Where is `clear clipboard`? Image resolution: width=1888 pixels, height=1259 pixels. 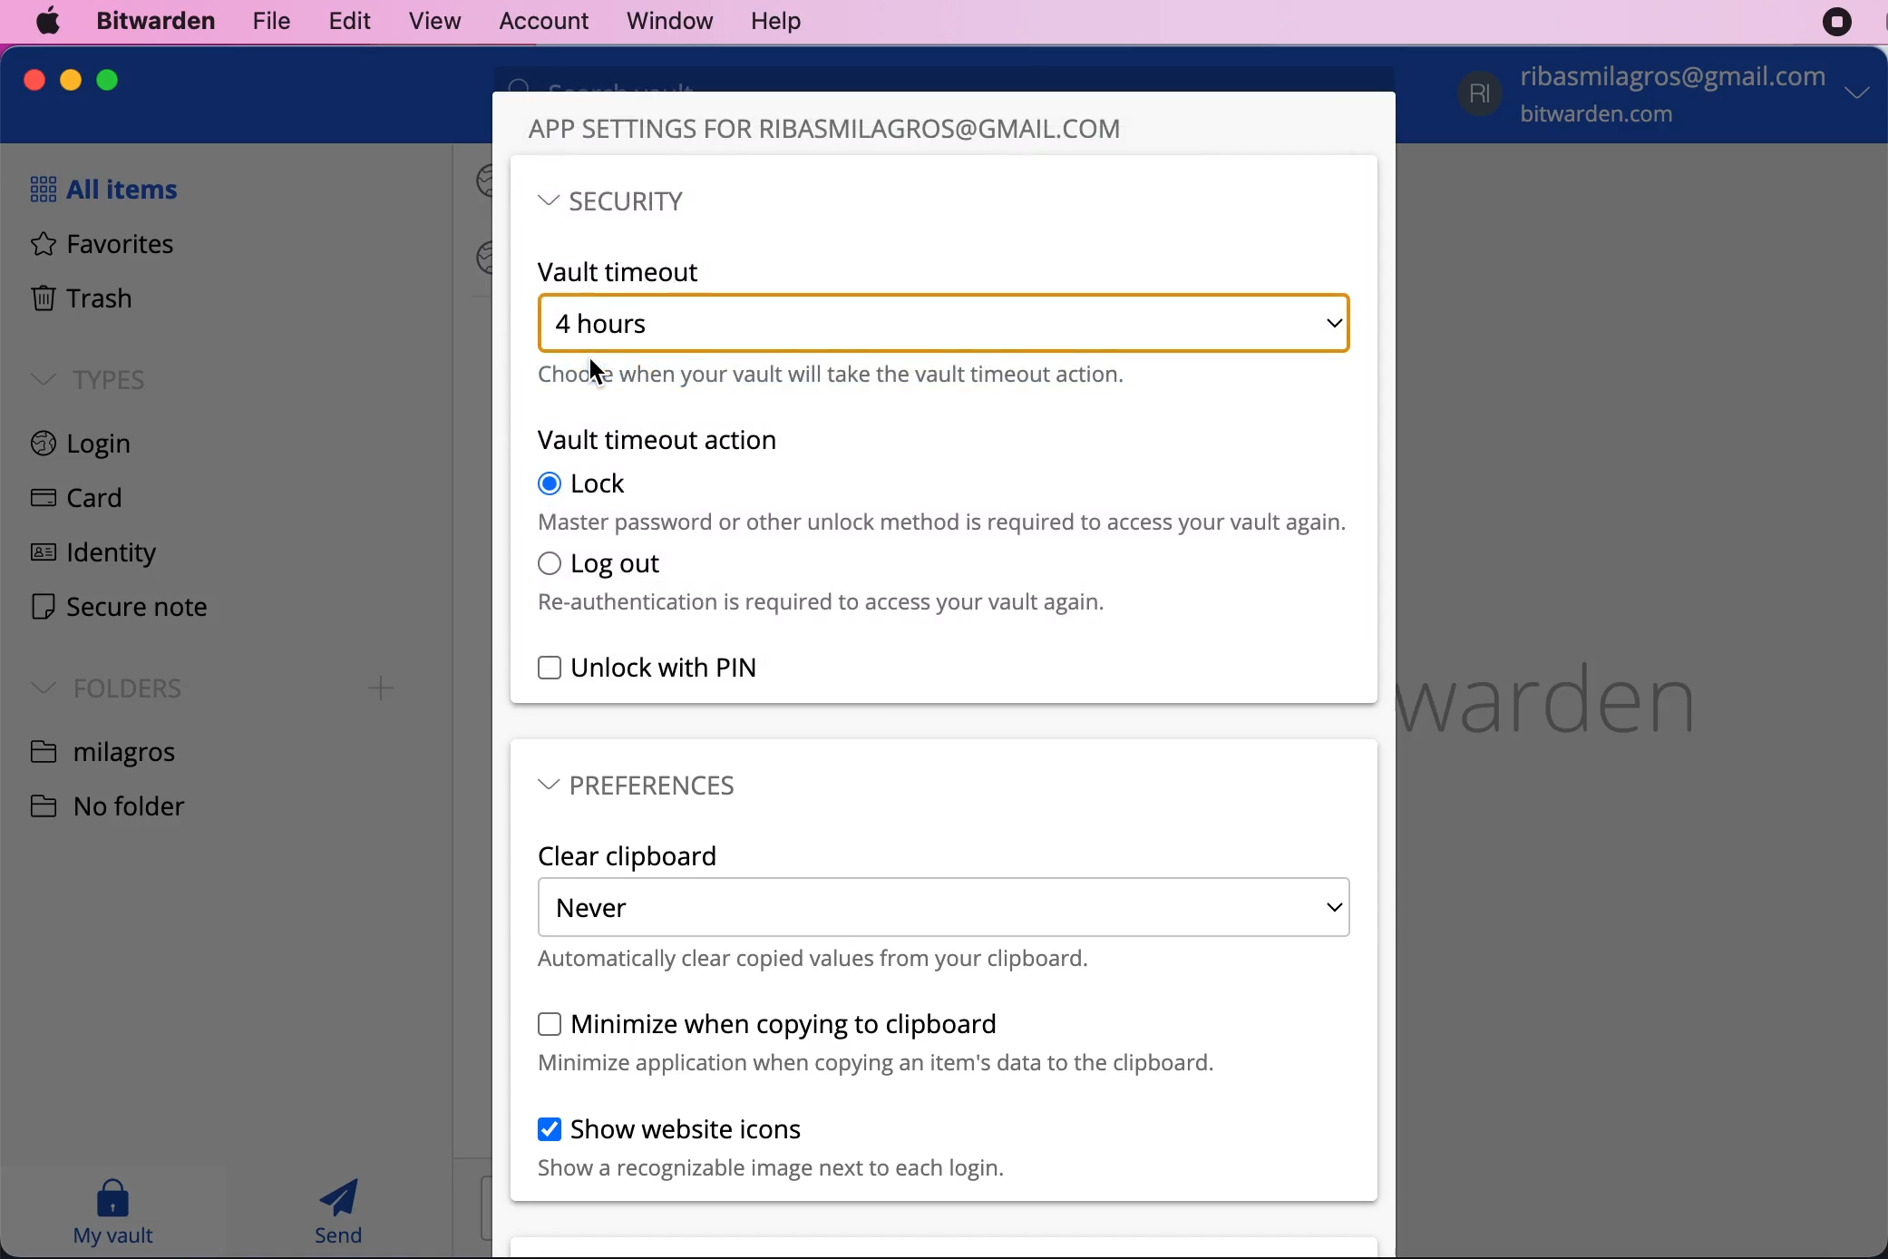 clear clipboard is located at coordinates (630, 855).